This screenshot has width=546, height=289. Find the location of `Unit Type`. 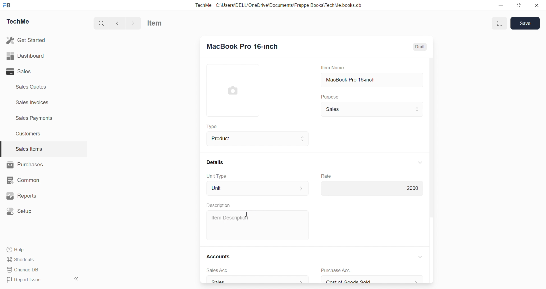

Unit Type is located at coordinates (217, 177).